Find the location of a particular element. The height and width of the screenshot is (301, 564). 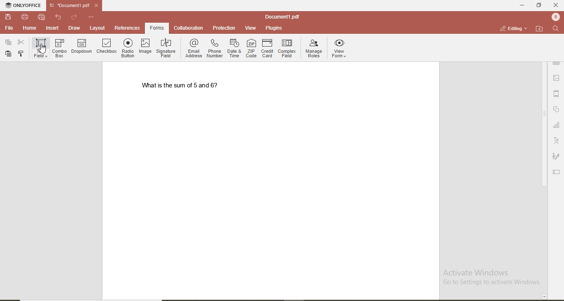

custmise quick access toolbar is located at coordinates (91, 16).